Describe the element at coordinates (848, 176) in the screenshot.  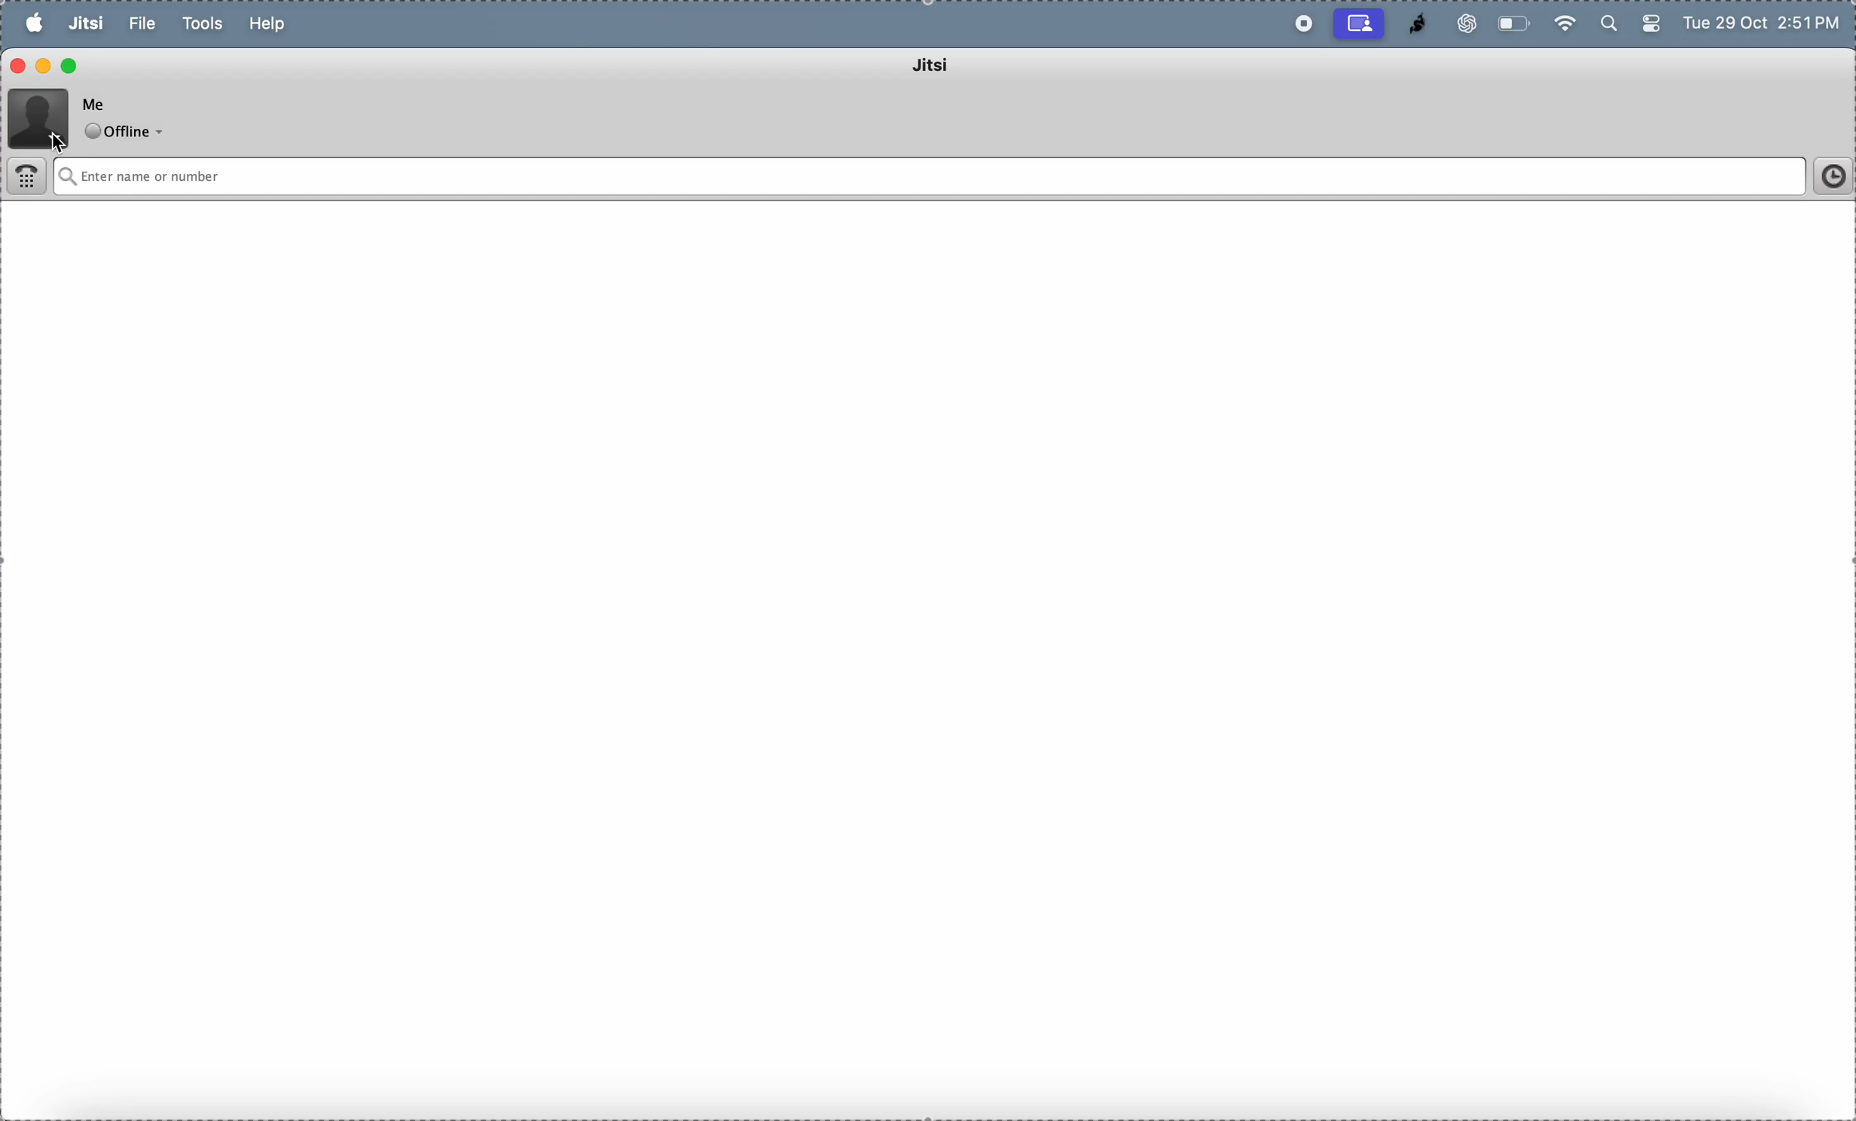
I see `Enter name or number` at that location.